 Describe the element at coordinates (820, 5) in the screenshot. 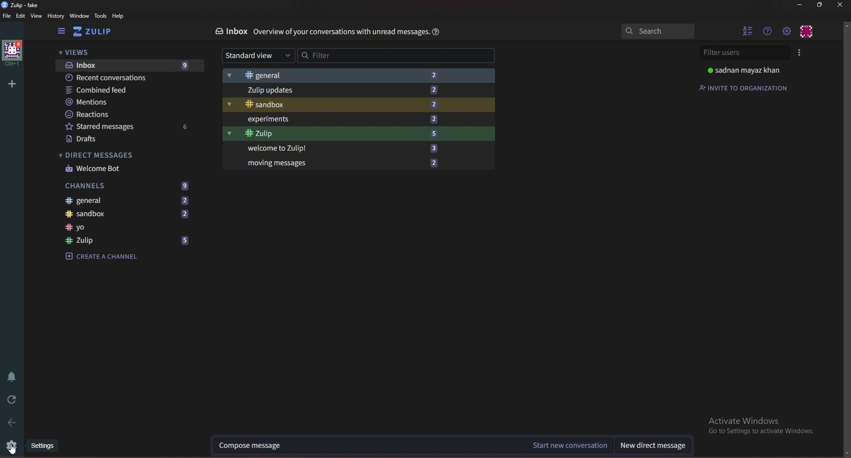

I see `resize` at that location.